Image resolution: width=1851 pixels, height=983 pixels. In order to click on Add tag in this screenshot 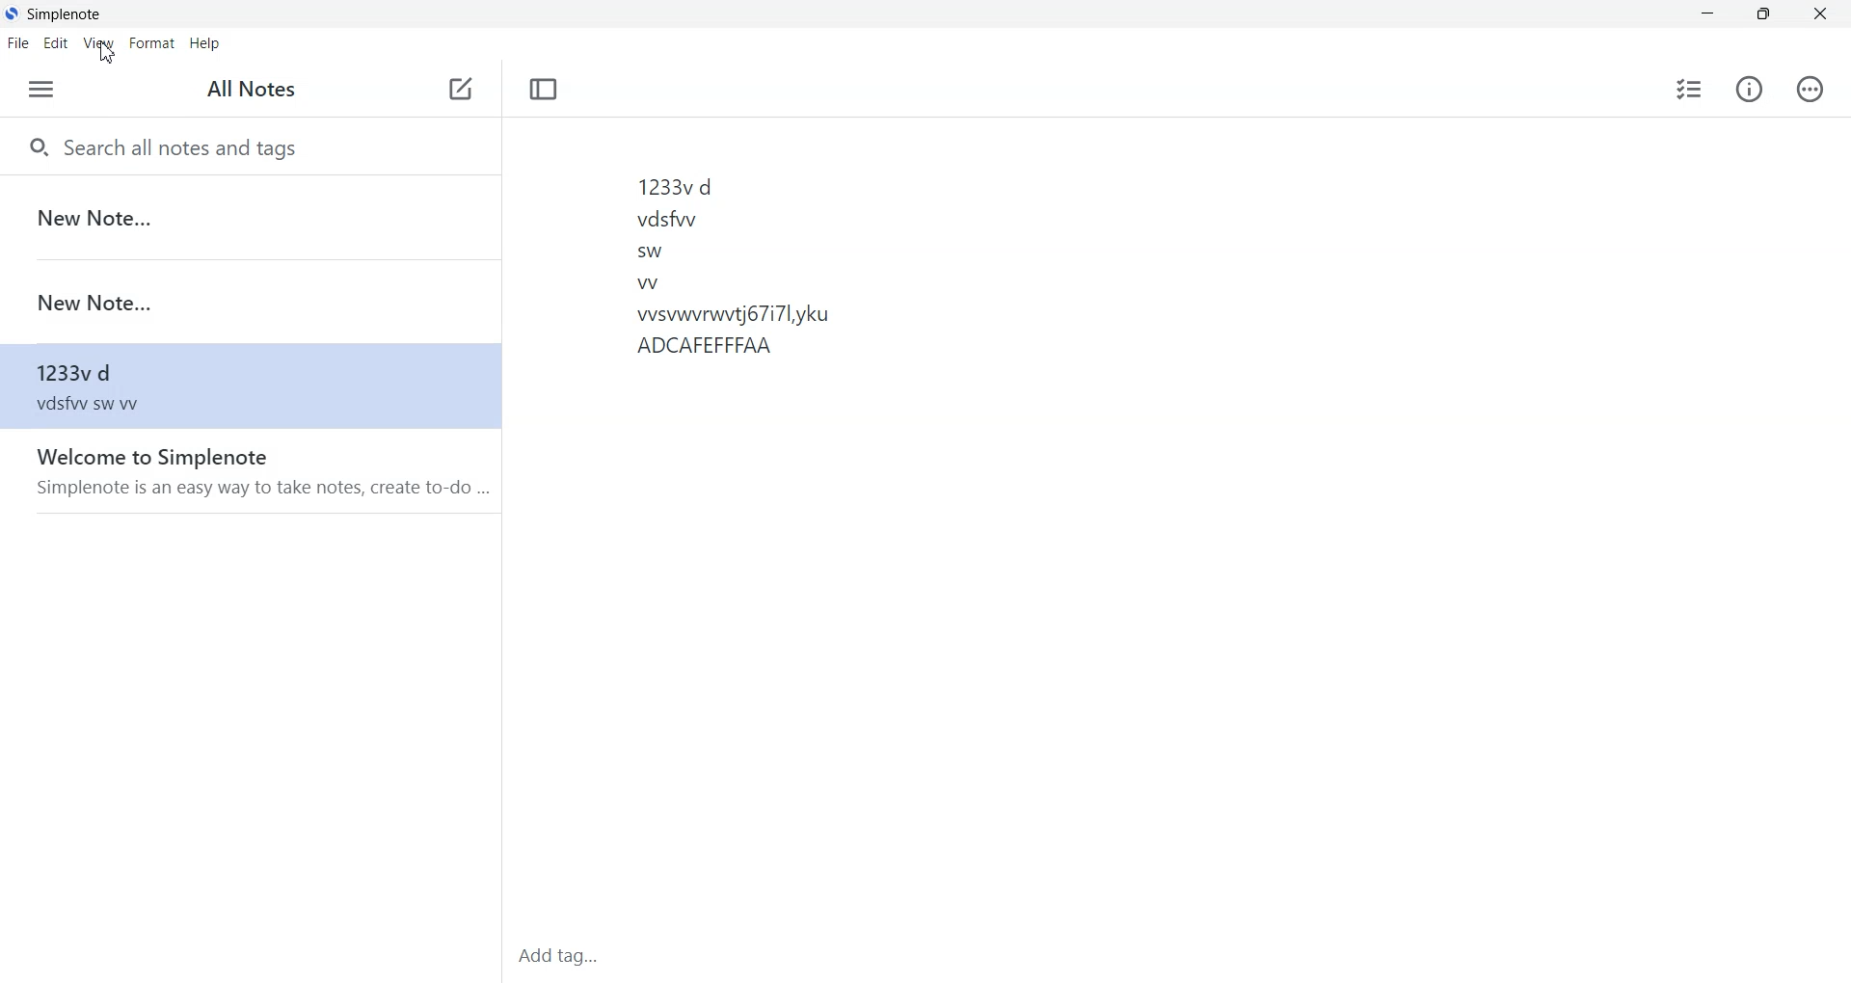, I will do `click(619, 956)`.